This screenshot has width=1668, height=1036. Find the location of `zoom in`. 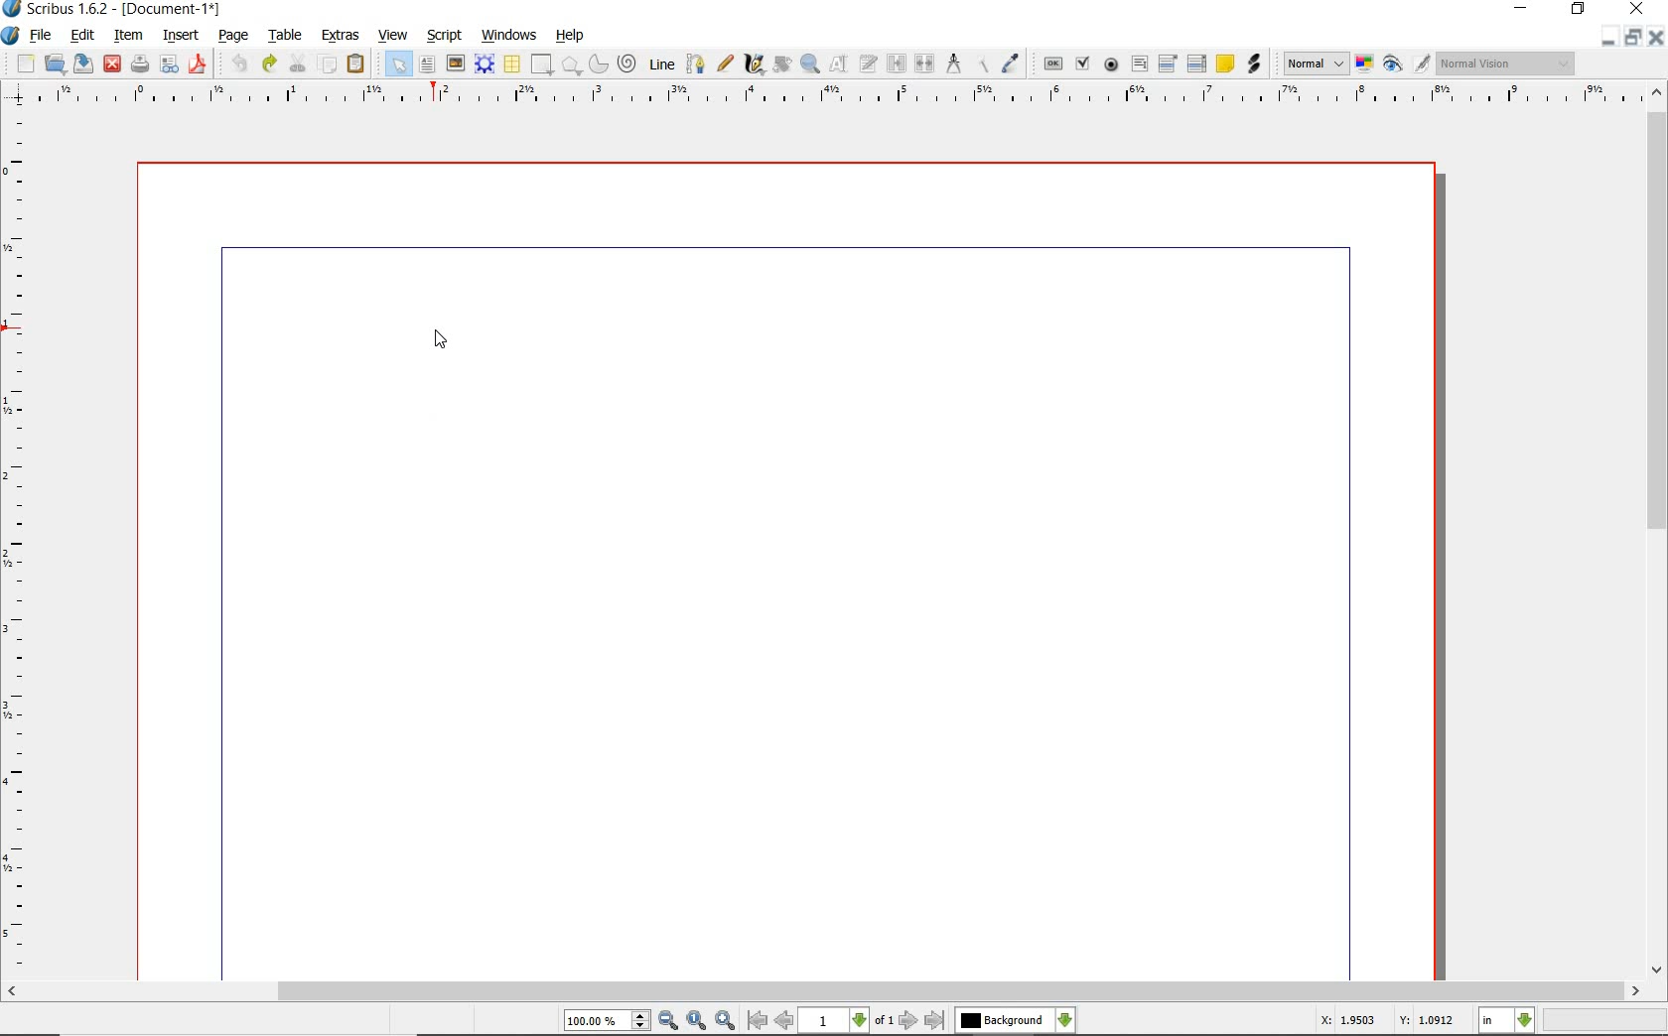

zoom in is located at coordinates (726, 1021).